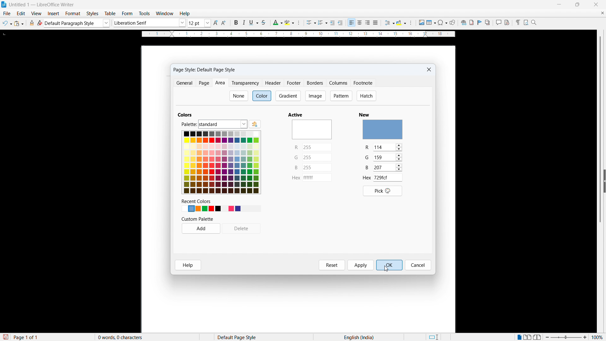  Describe the element at coordinates (442, 22) in the screenshot. I see `Add symbol ` at that location.